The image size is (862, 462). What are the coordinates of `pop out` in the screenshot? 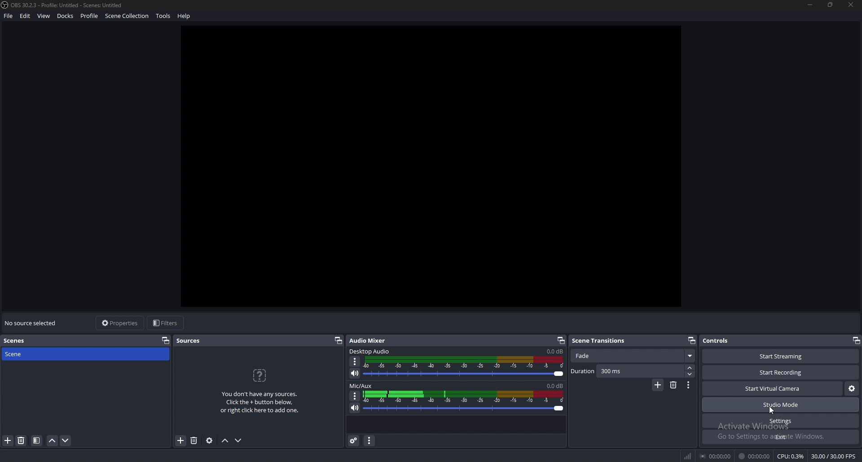 It's located at (166, 340).